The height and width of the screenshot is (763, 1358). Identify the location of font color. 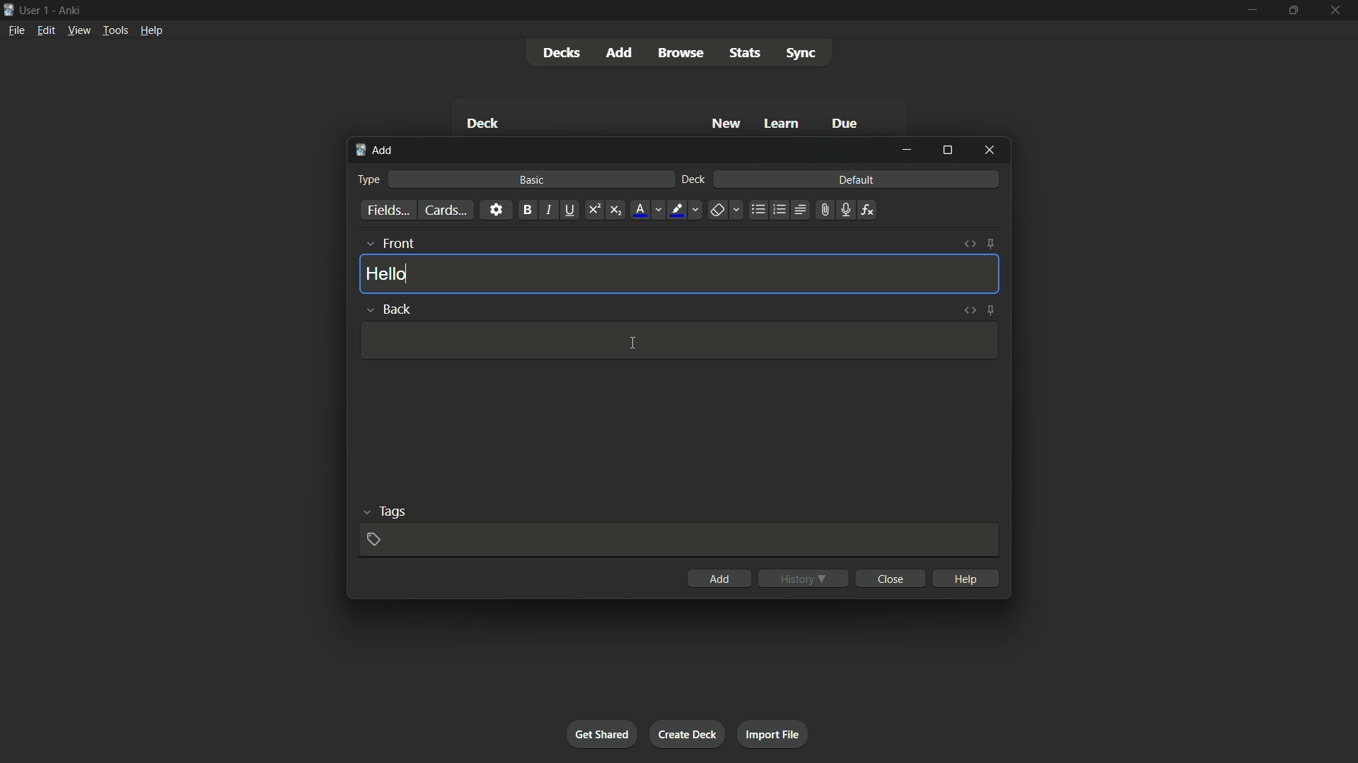
(648, 211).